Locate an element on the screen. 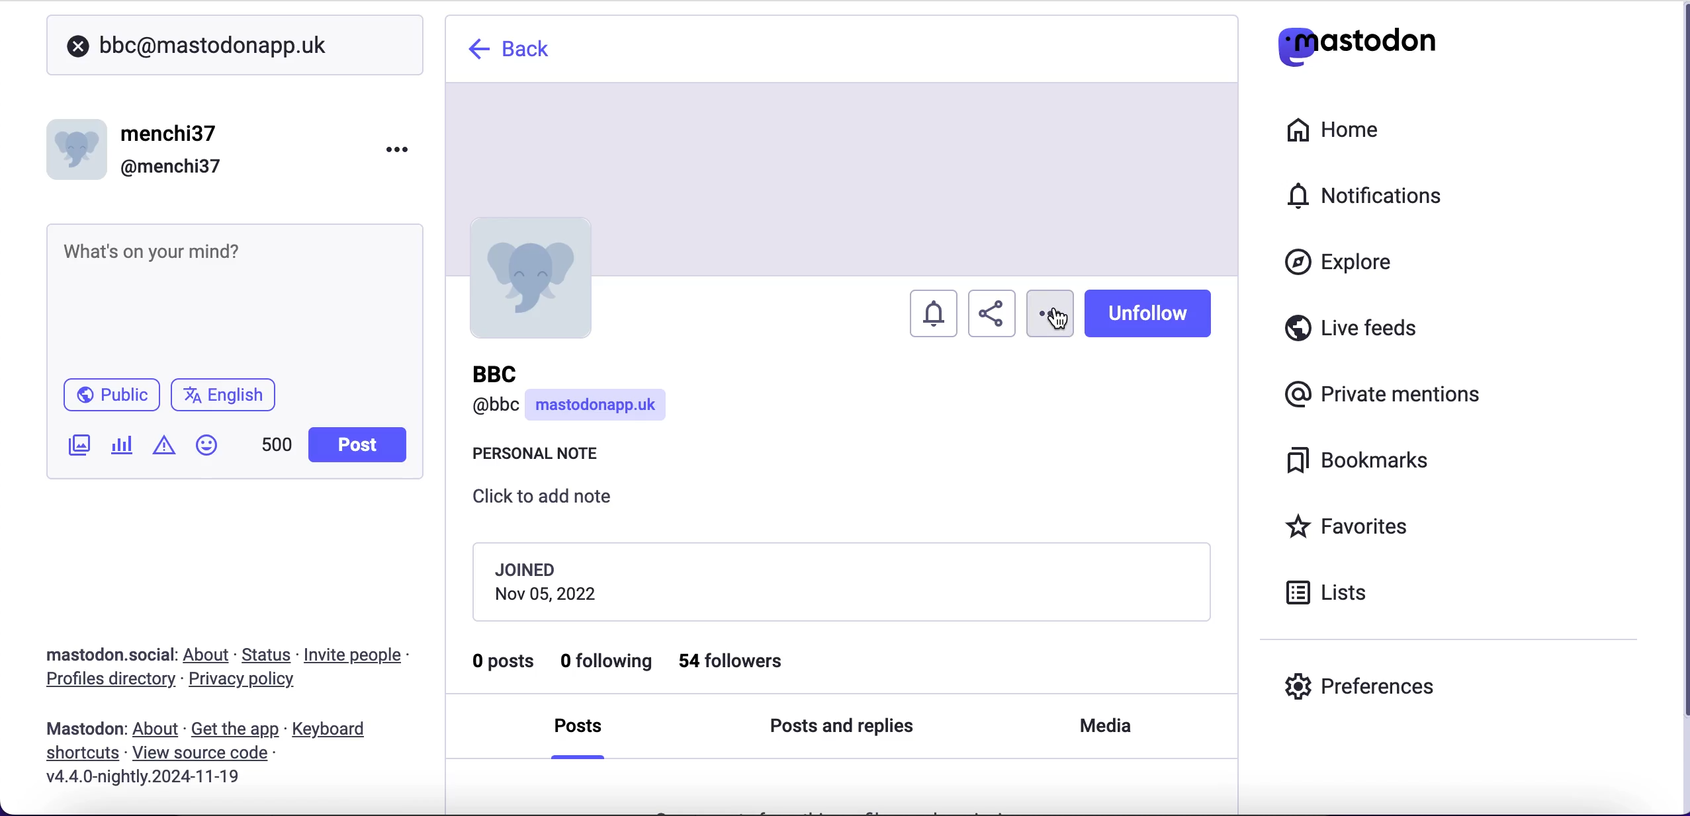  about is located at coordinates (158, 729).